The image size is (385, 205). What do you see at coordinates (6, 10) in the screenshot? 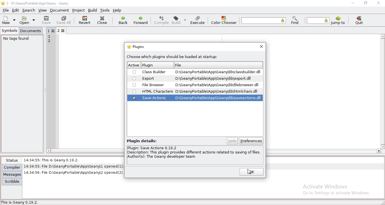
I see `file` at bounding box center [6, 10].